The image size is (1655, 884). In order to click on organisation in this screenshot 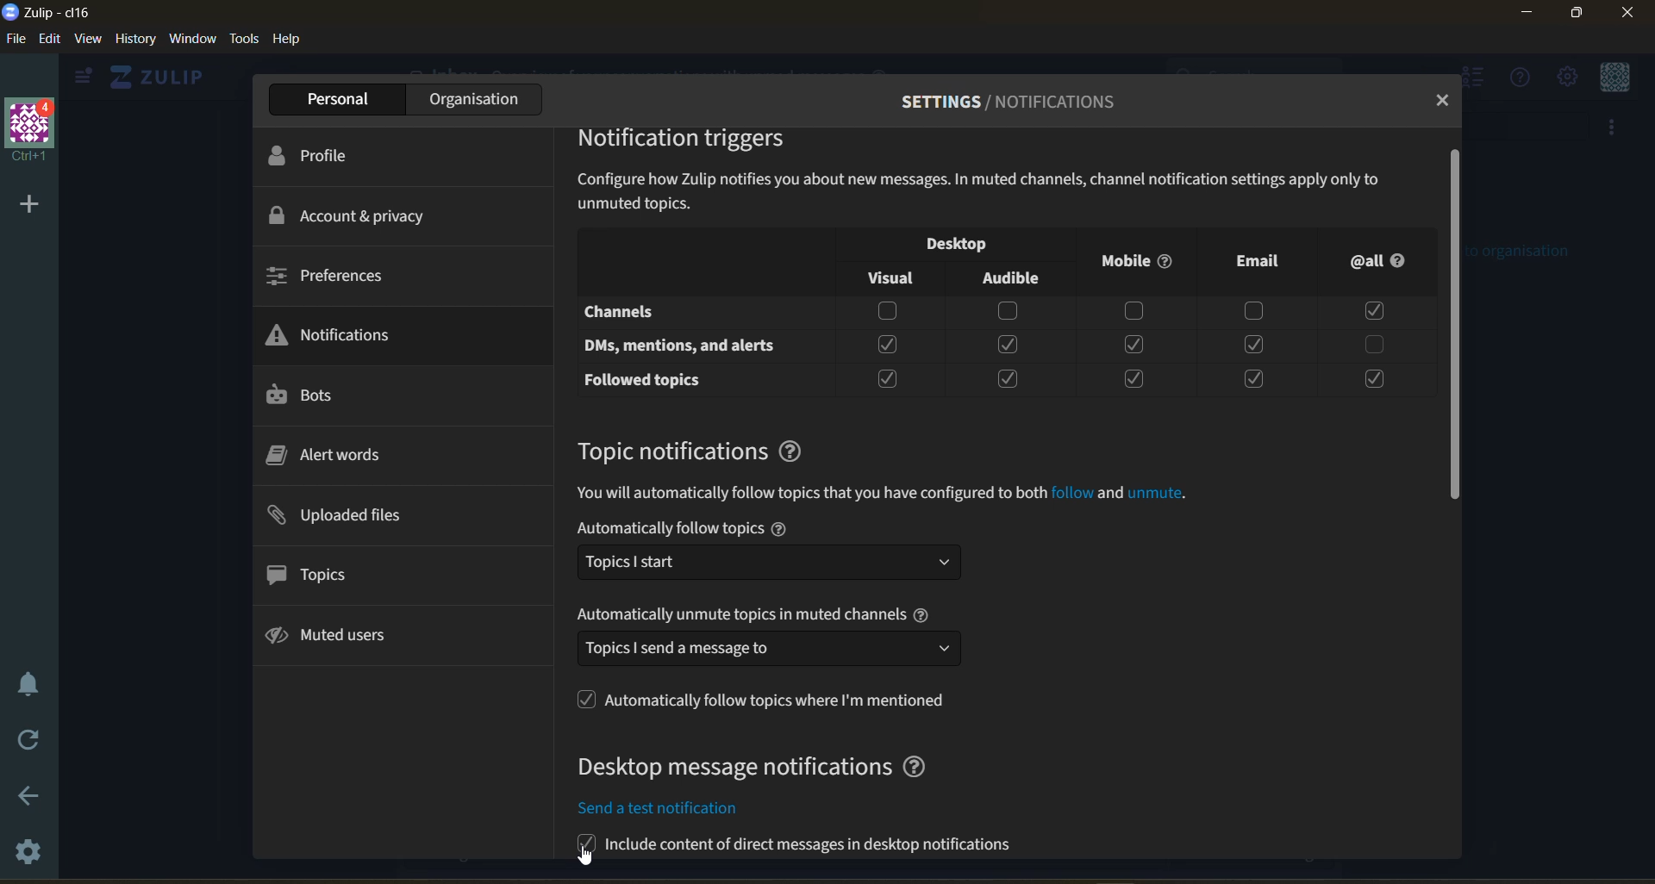, I will do `click(471, 98)`.